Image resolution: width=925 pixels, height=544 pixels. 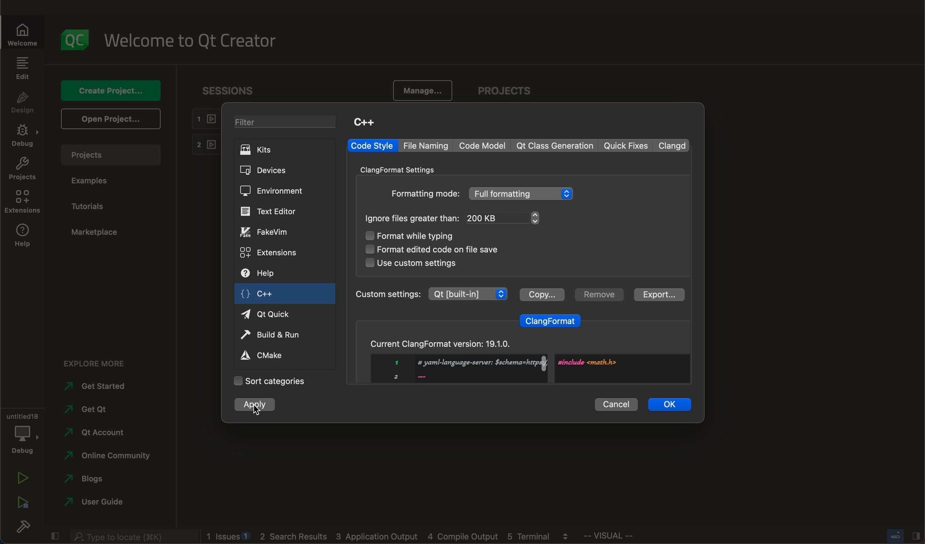 I want to click on open, so click(x=109, y=118).